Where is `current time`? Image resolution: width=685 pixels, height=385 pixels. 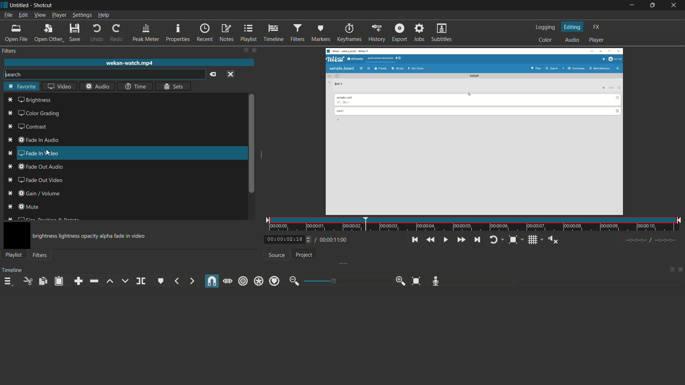
current time is located at coordinates (282, 240).